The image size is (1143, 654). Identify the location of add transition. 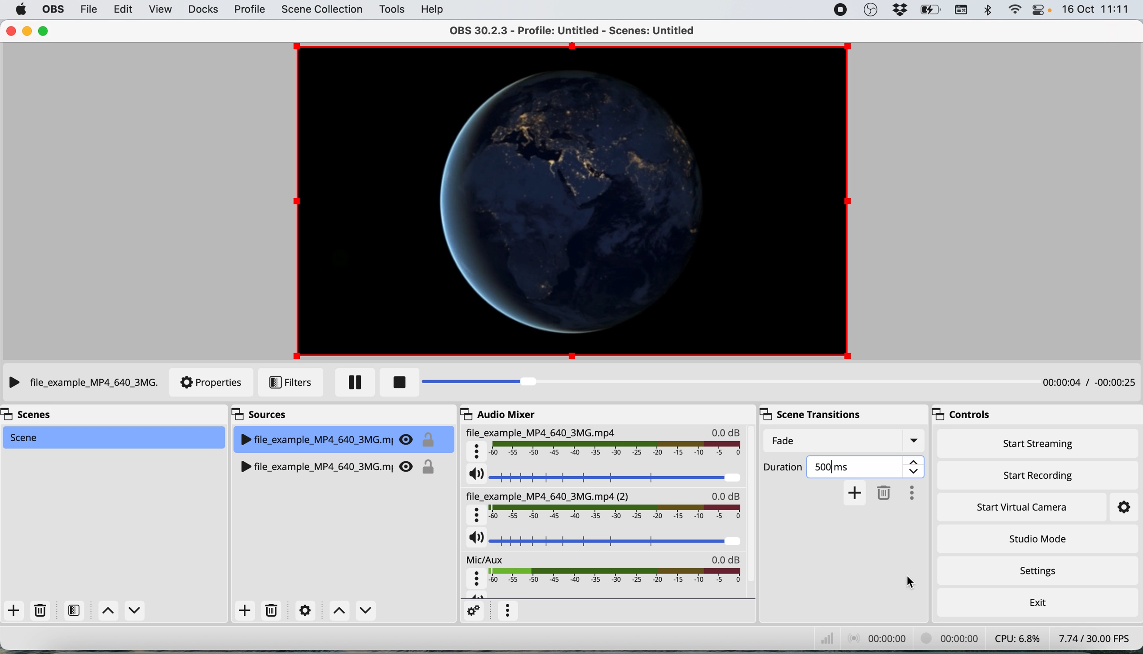
(855, 493).